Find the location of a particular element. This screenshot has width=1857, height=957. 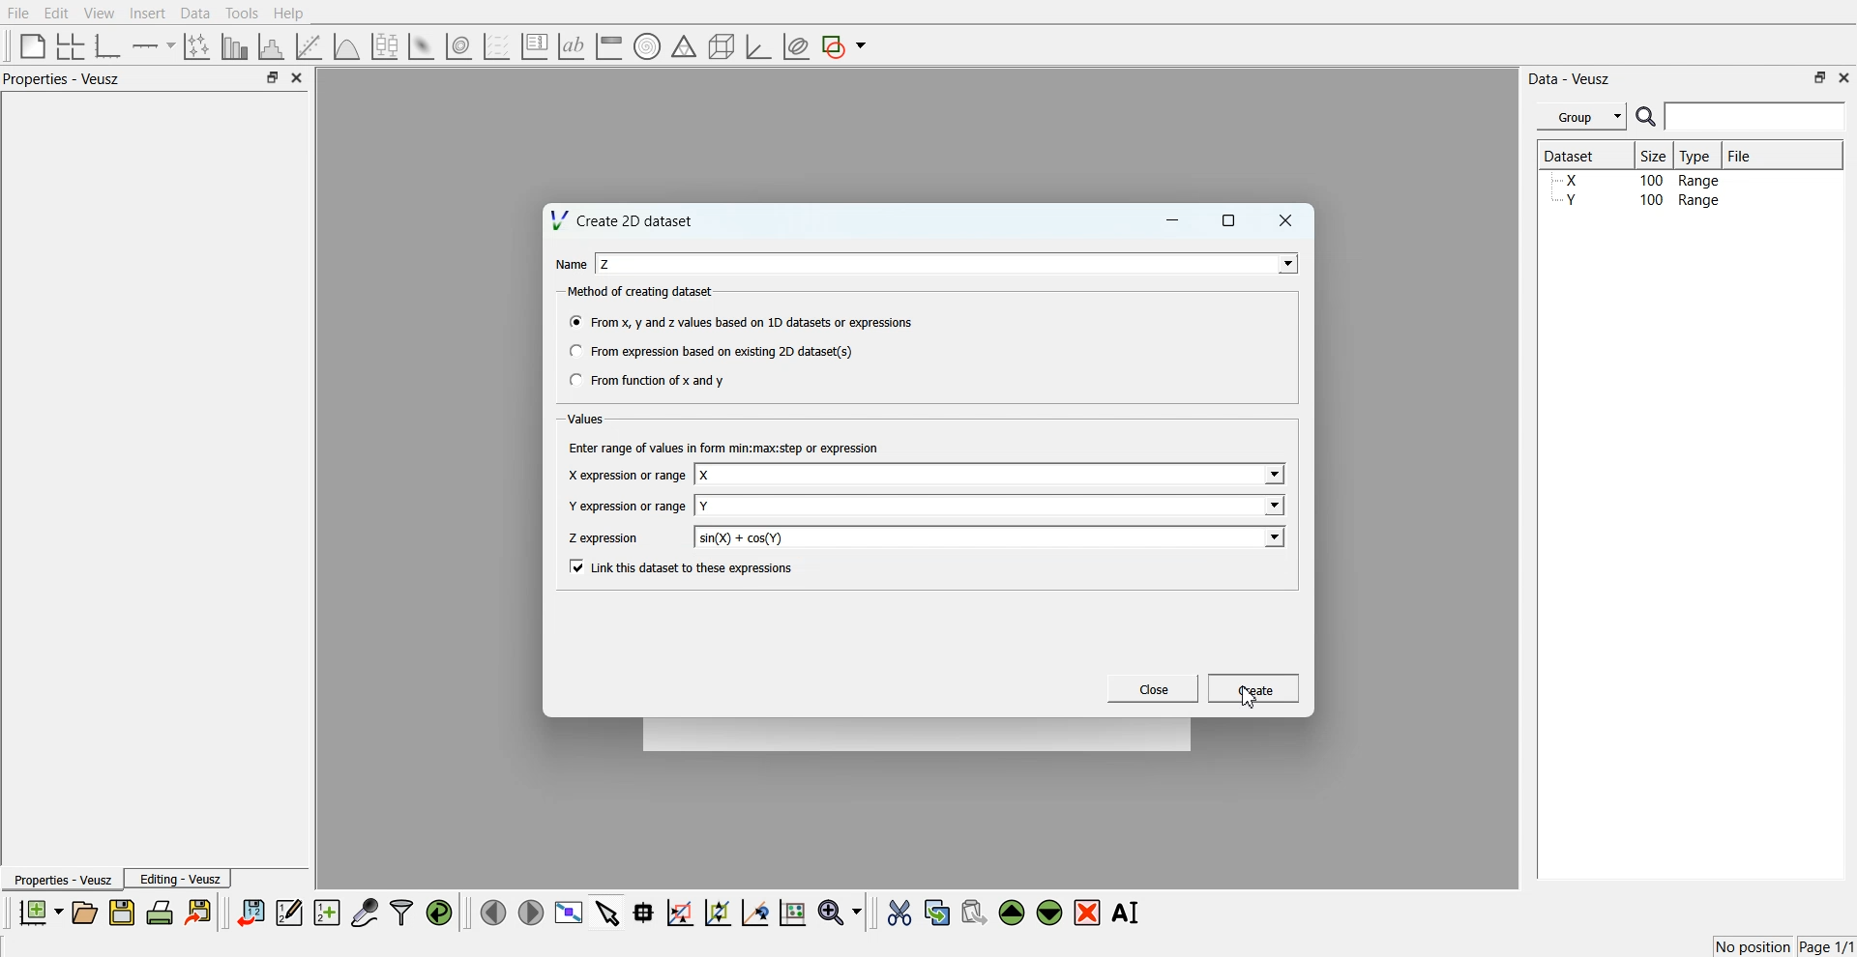

Remove the selected widget is located at coordinates (1087, 913).